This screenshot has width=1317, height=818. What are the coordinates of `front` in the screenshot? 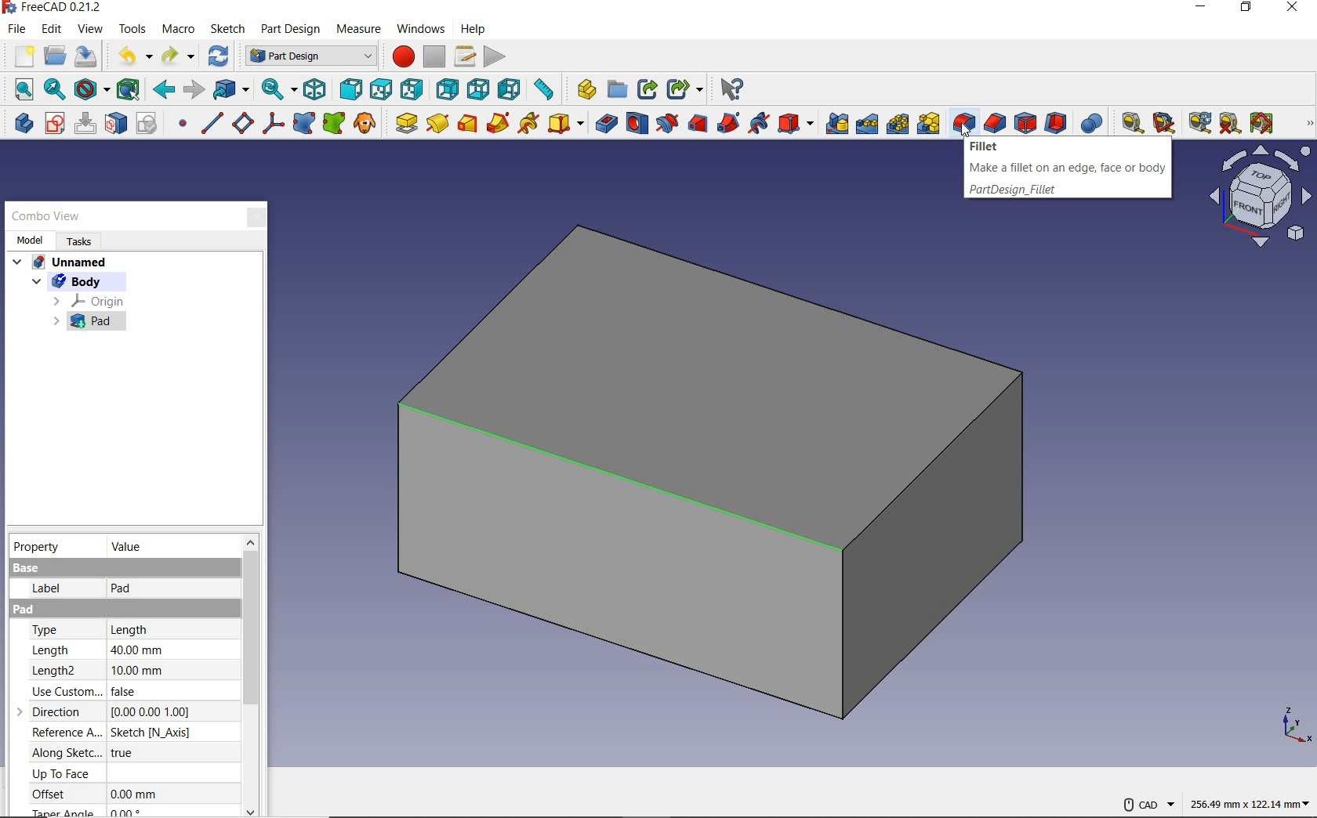 It's located at (351, 89).